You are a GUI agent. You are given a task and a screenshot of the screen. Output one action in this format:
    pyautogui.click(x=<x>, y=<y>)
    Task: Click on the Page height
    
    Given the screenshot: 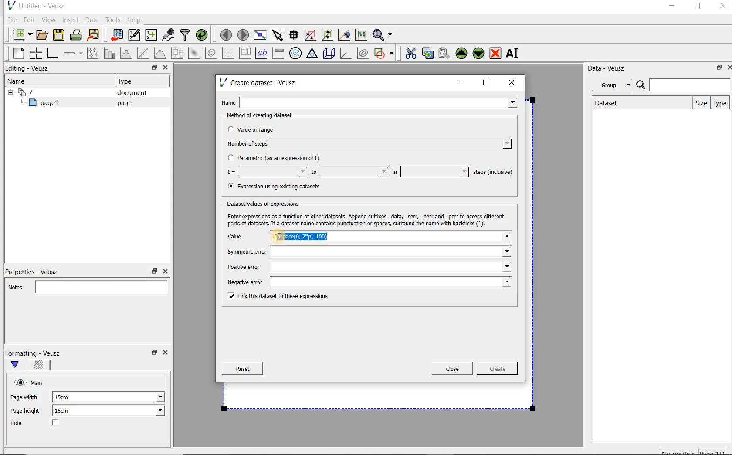 What is the action you would take?
    pyautogui.click(x=28, y=412)
    